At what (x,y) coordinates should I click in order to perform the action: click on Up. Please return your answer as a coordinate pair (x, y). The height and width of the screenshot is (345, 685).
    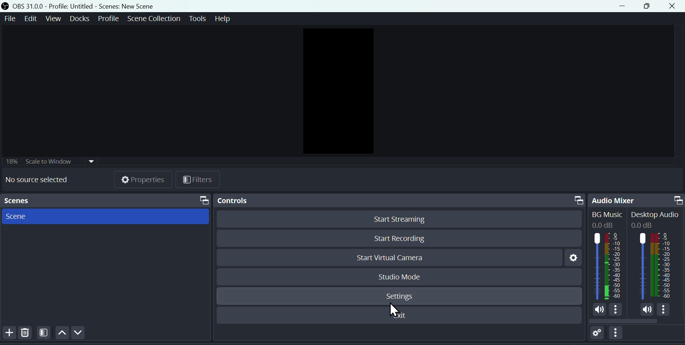
    Looking at the image, I should click on (63, 335).